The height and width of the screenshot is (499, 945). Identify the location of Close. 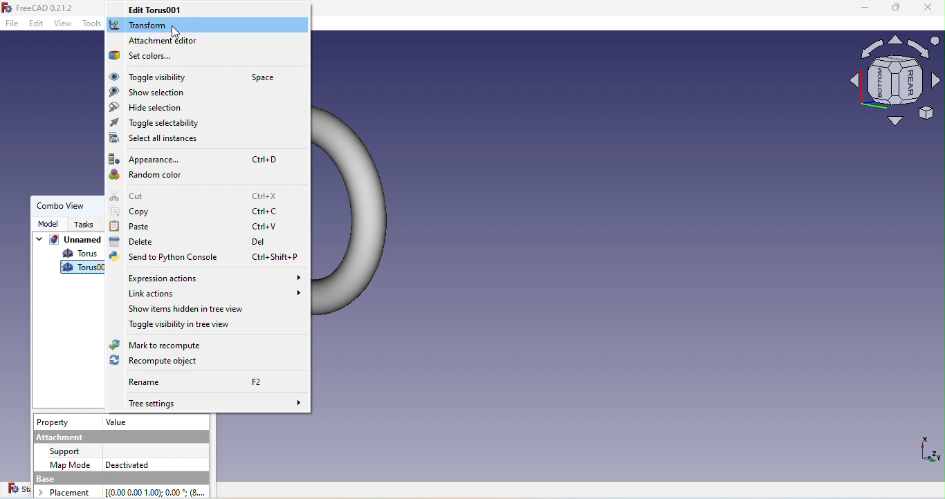
(176, 33).